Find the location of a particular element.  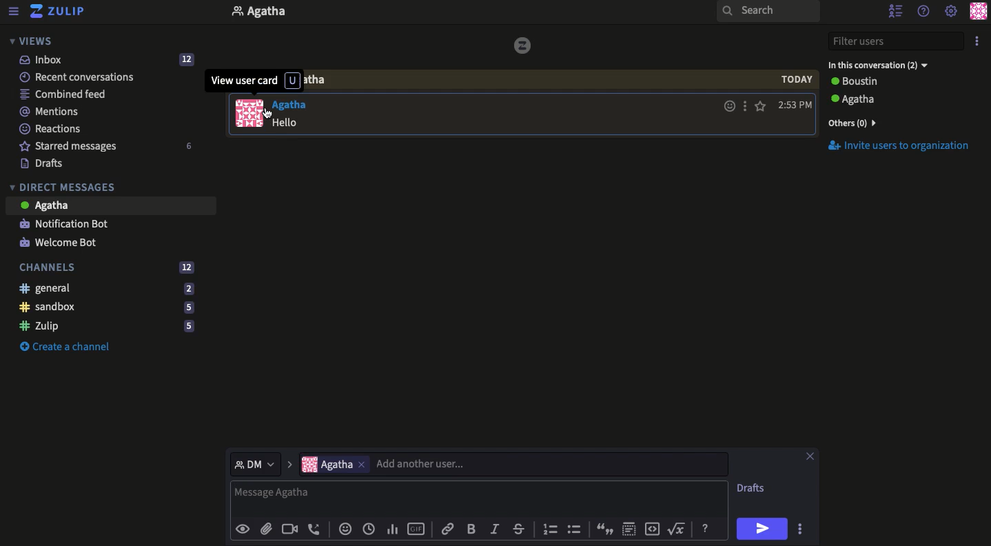

Spoiler is located at coordinates (631, 527).